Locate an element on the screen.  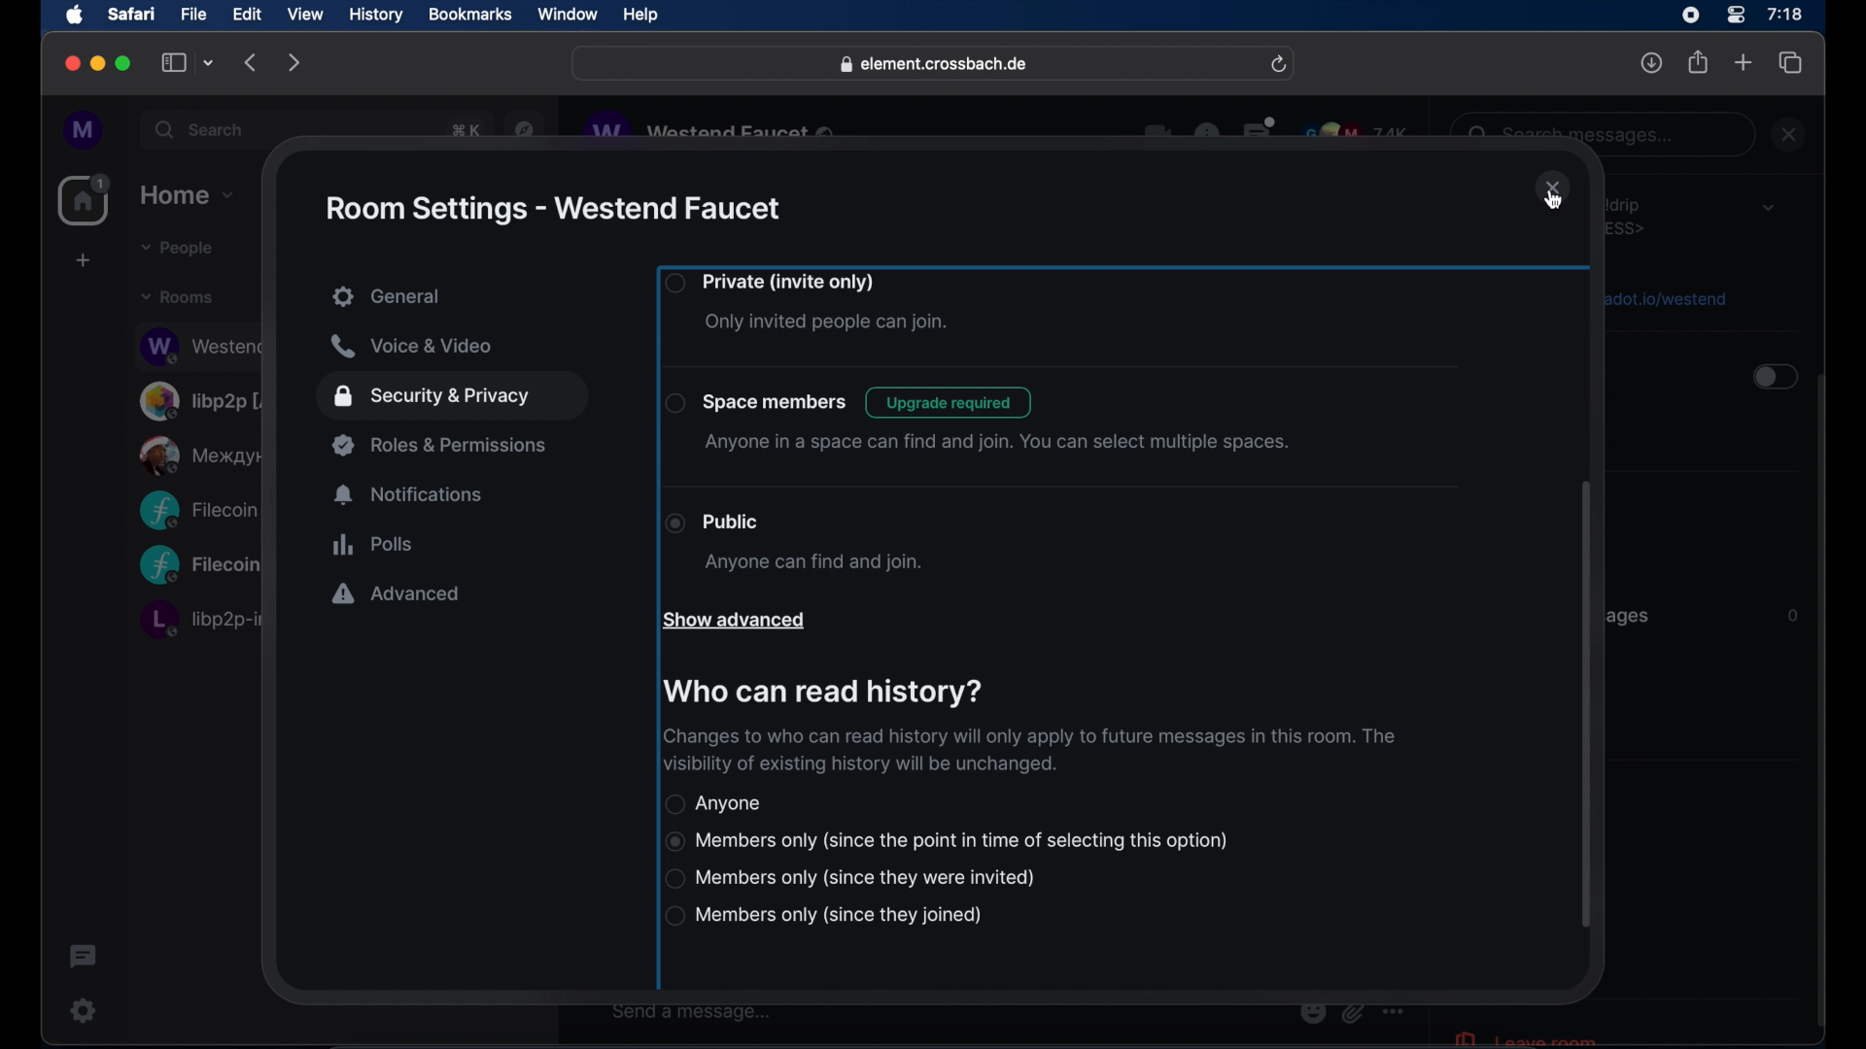
scroll bar is located at coordinates (1822, 703).